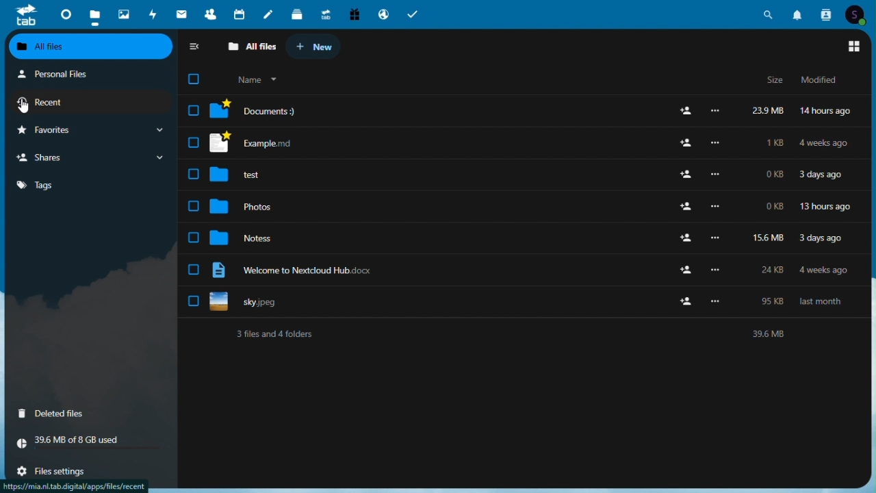  What do you see at coordinates (255, 110) in the screenshot?
I see `documents` at bounding box center [255, 110].